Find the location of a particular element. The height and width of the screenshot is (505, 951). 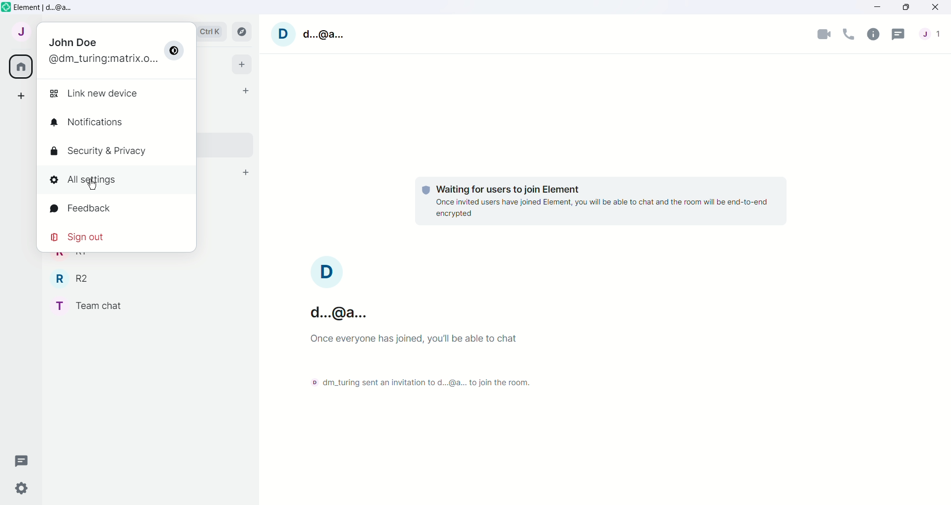

All rooms is located at coordinates (20, 67).